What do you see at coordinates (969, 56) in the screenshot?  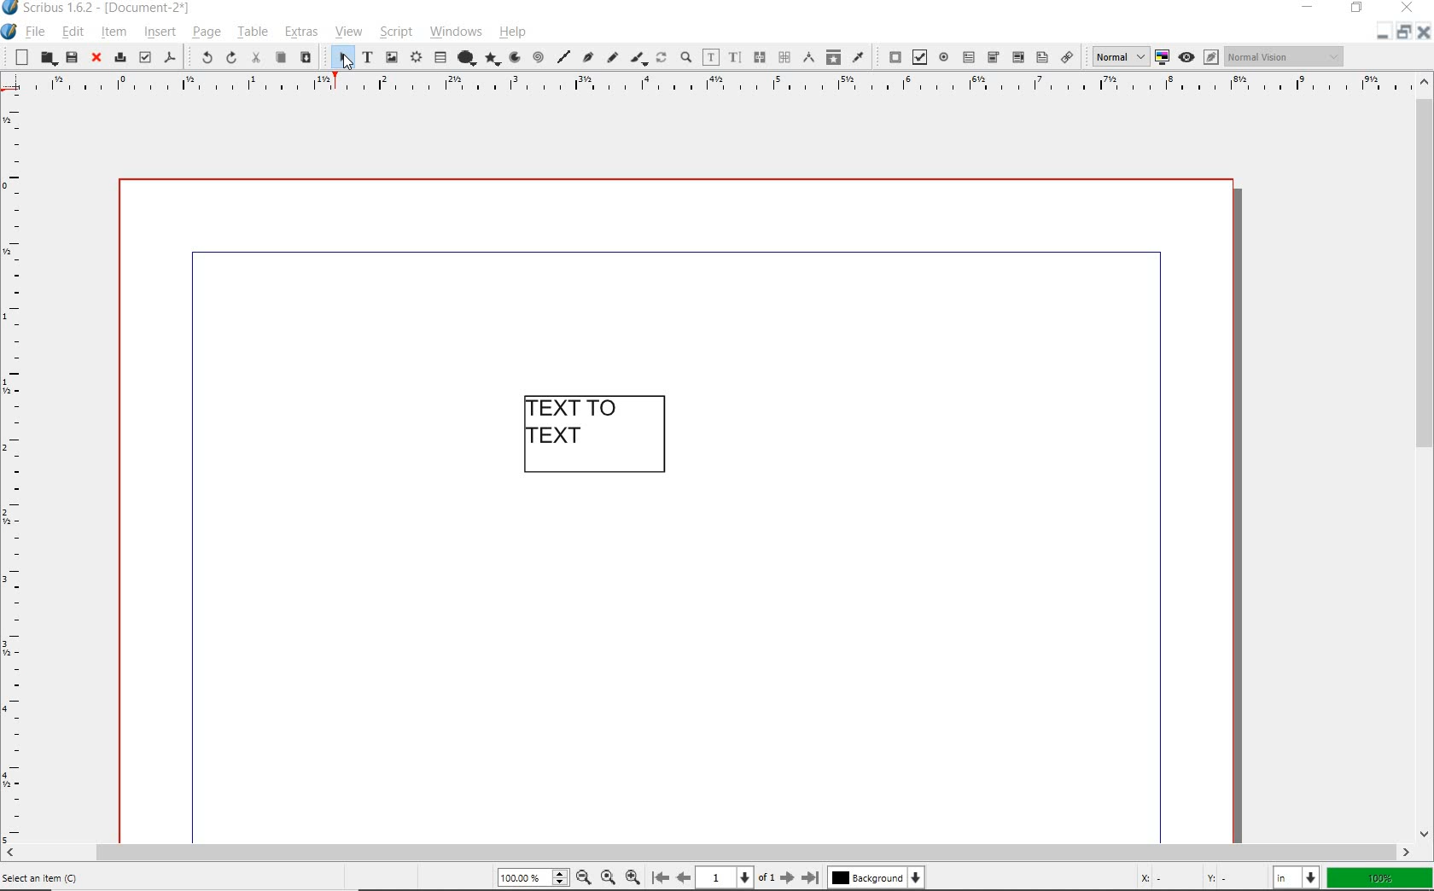 I see `pdf text field` at bounding box center [969, 56].